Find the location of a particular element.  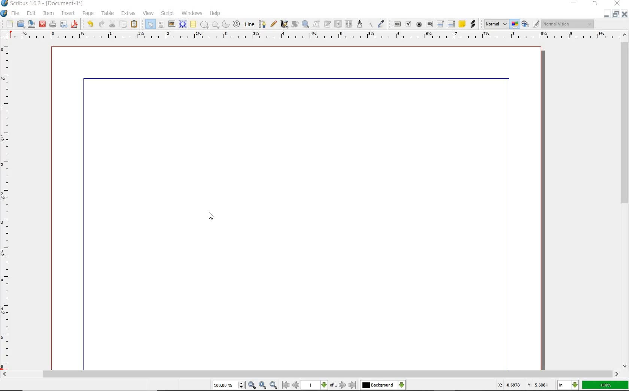

PASTE is located at coordinates (134, 25).